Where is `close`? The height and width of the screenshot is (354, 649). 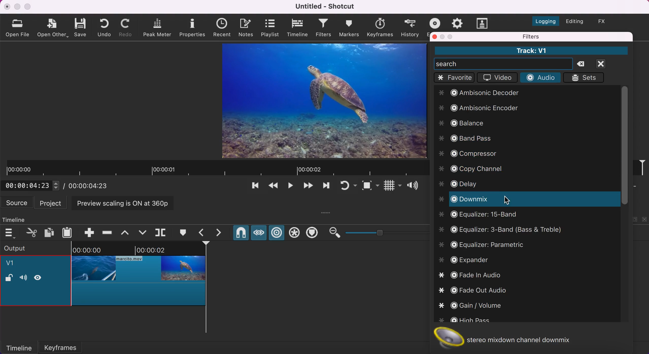
close is located at coordinates (607, 64).